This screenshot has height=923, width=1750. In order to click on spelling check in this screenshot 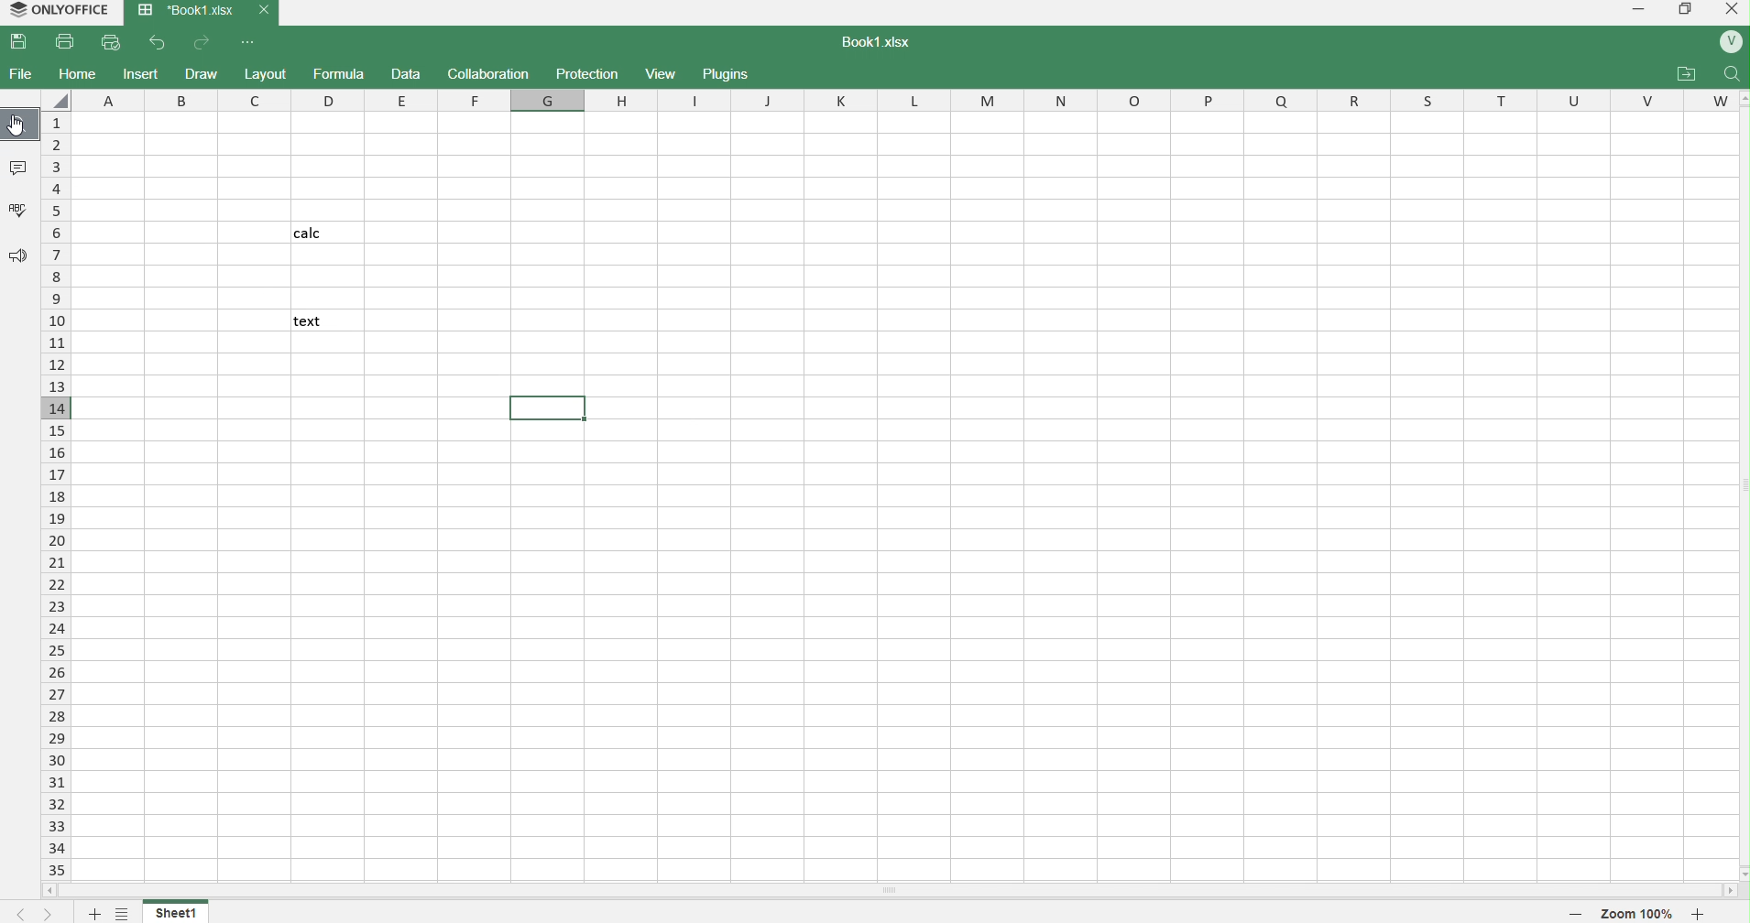, I will do `click(19, 211)`.